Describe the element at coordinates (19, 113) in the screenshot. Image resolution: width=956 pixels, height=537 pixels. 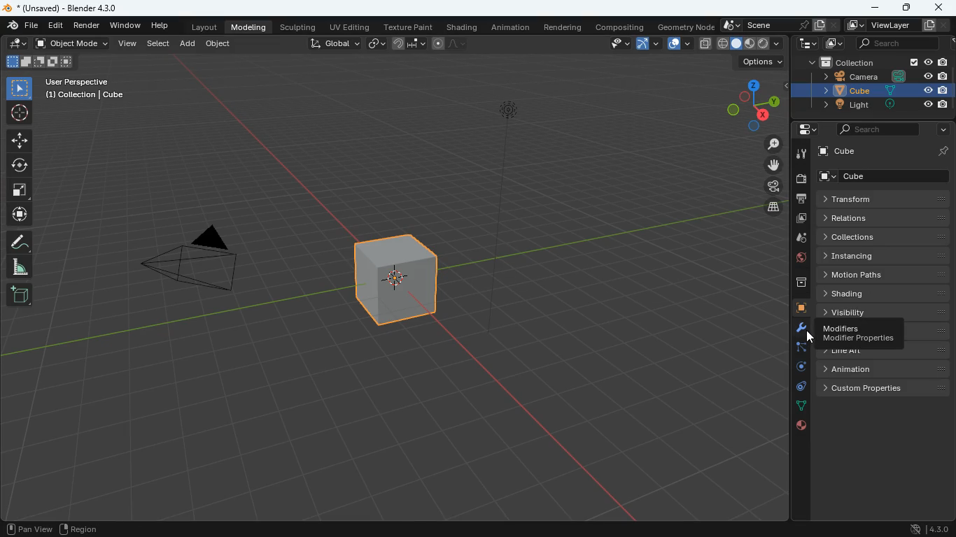
I see `aim` at that location.